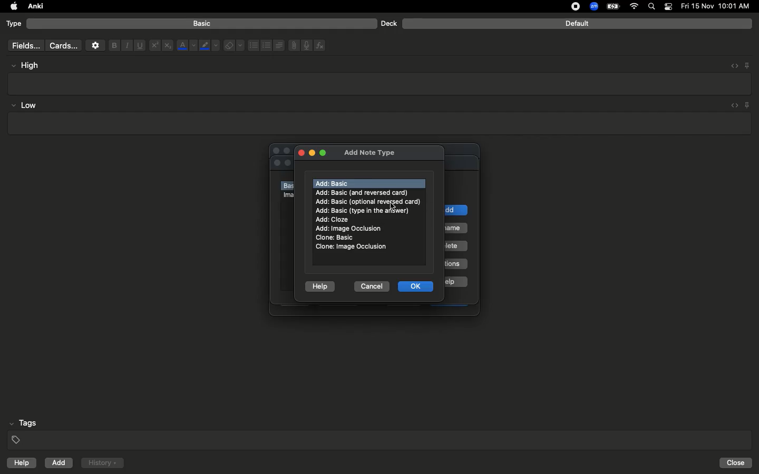  I want to click on Bold, so click(113, 45).